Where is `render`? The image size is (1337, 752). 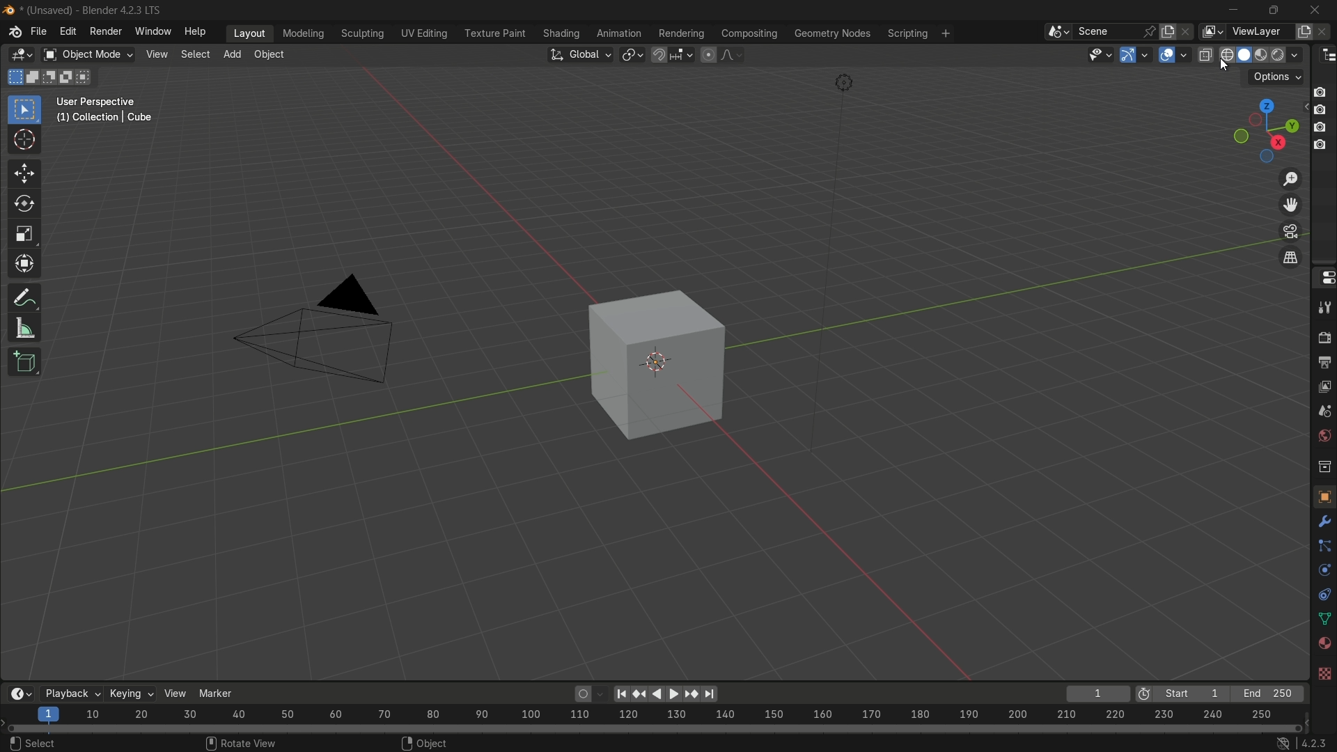
render is located at coordinates (1322, 334).